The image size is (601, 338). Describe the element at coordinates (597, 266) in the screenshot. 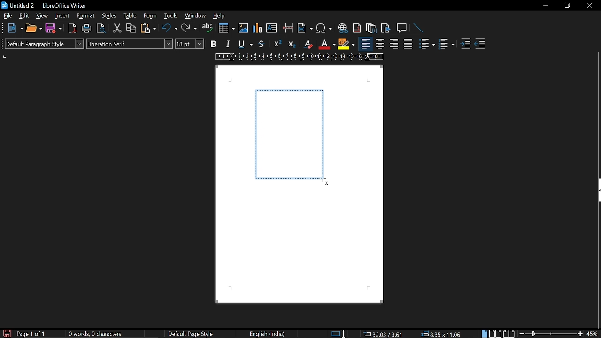

I see `vertical scroll bar` at that location.